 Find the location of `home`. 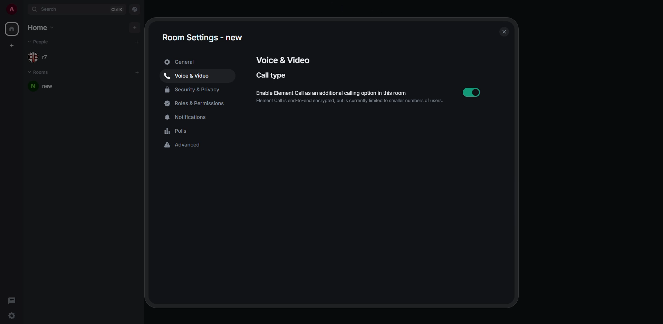

home is located at coordinates (42, 28).